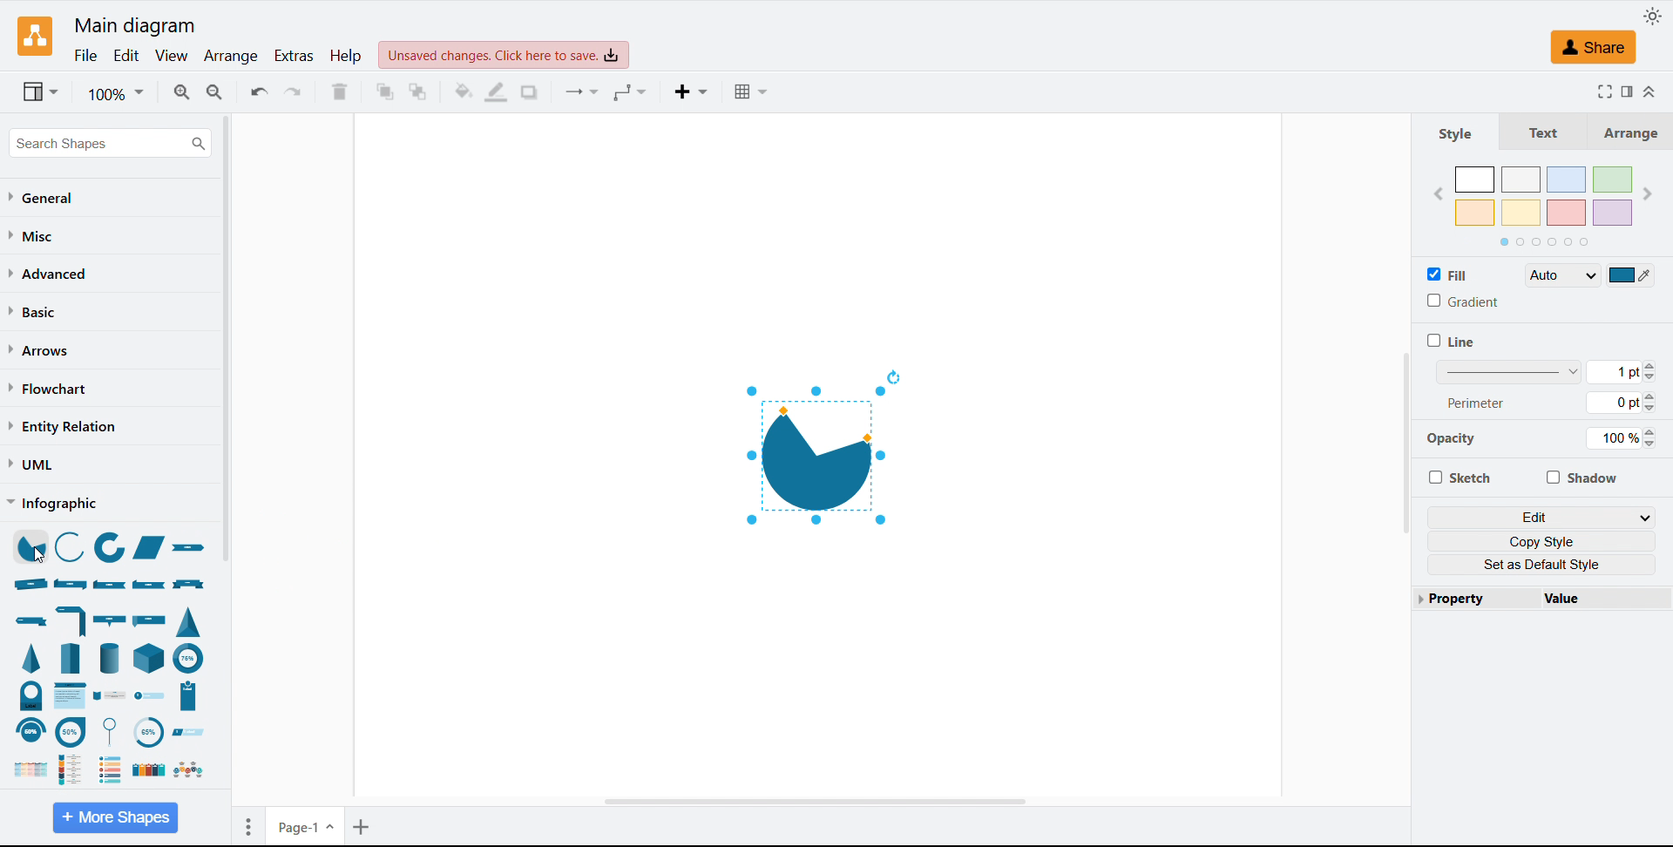 This screenshot has height=847, width=1673. Describe the element at coordinates (694, 91) in the screenshot. I see `Insert ` at that location.